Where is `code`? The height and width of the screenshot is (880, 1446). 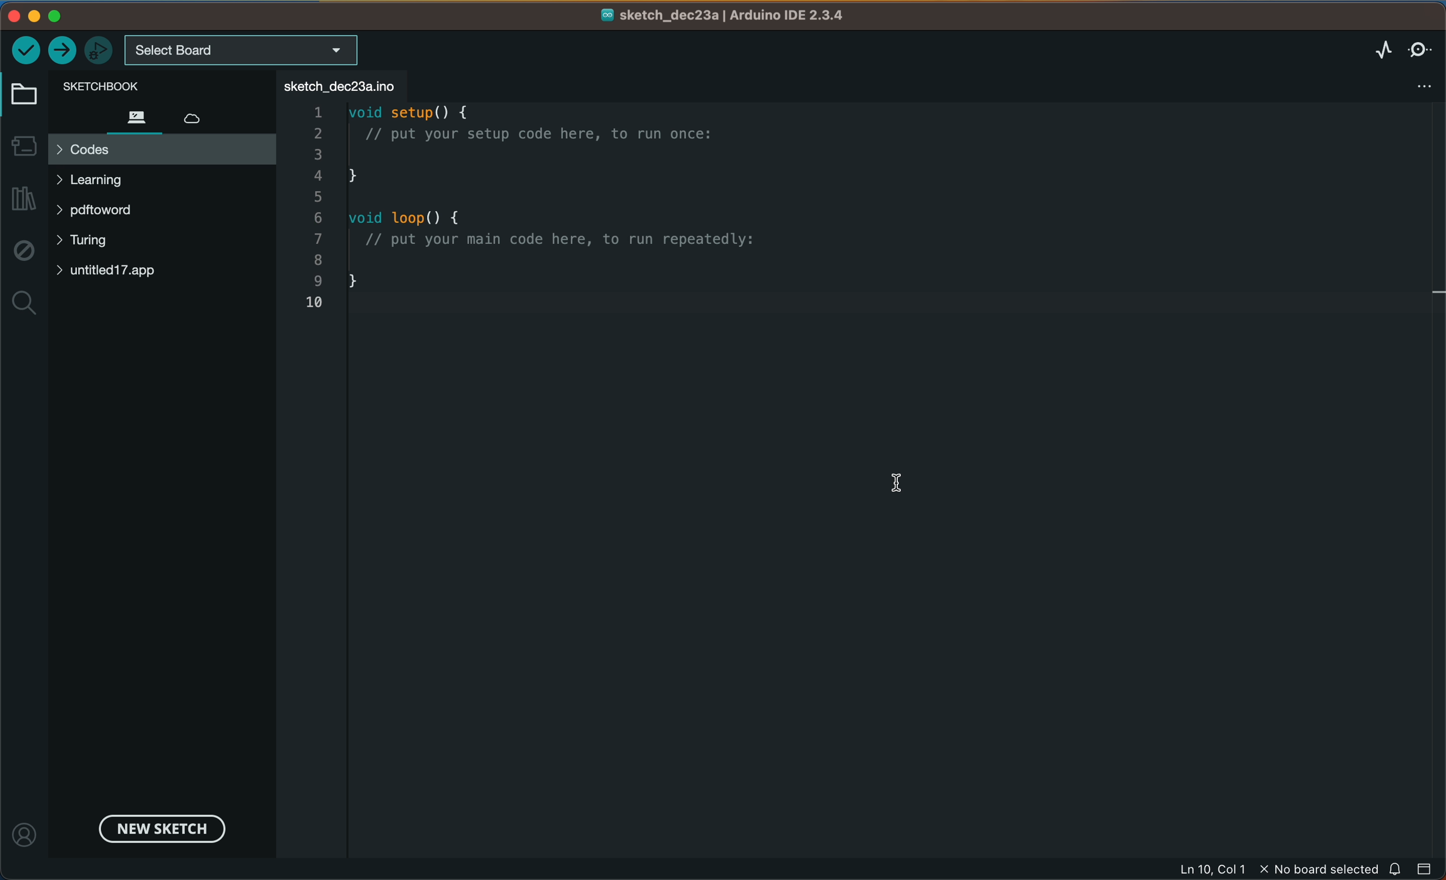 code is located at coordinates (593, 219).